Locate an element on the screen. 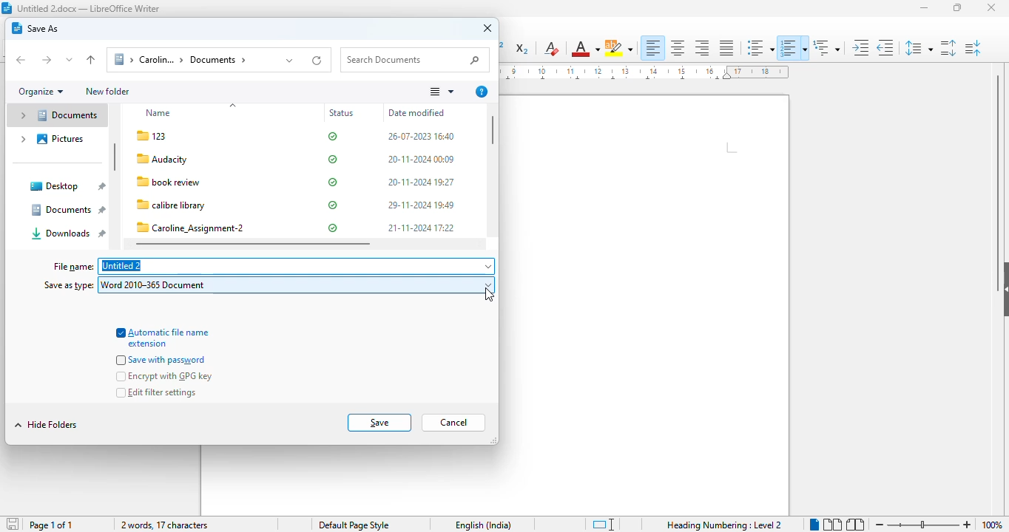 The width and height of the screenshot is (1009, 532). logo is located at coordinates (7, 8).